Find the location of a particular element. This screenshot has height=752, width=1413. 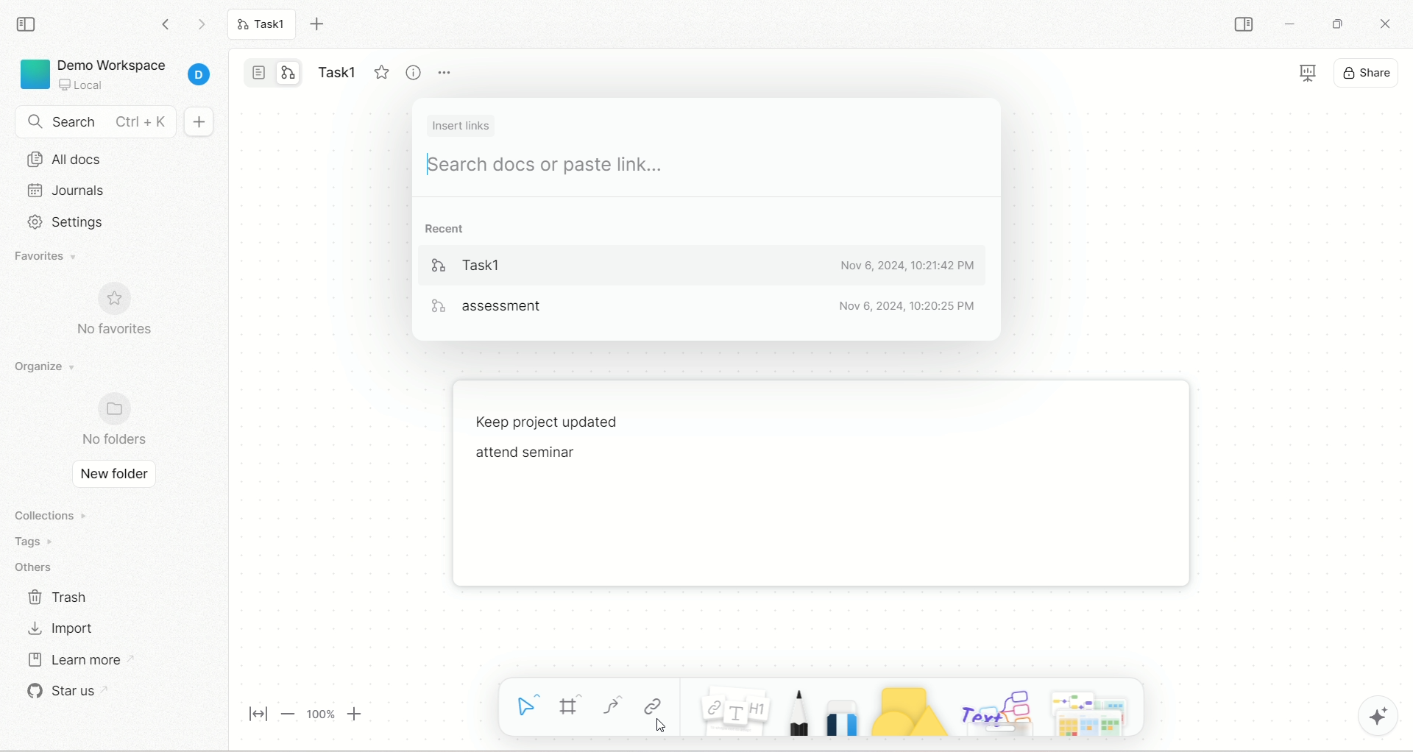

Task1 is located at coordinates (266, 26).